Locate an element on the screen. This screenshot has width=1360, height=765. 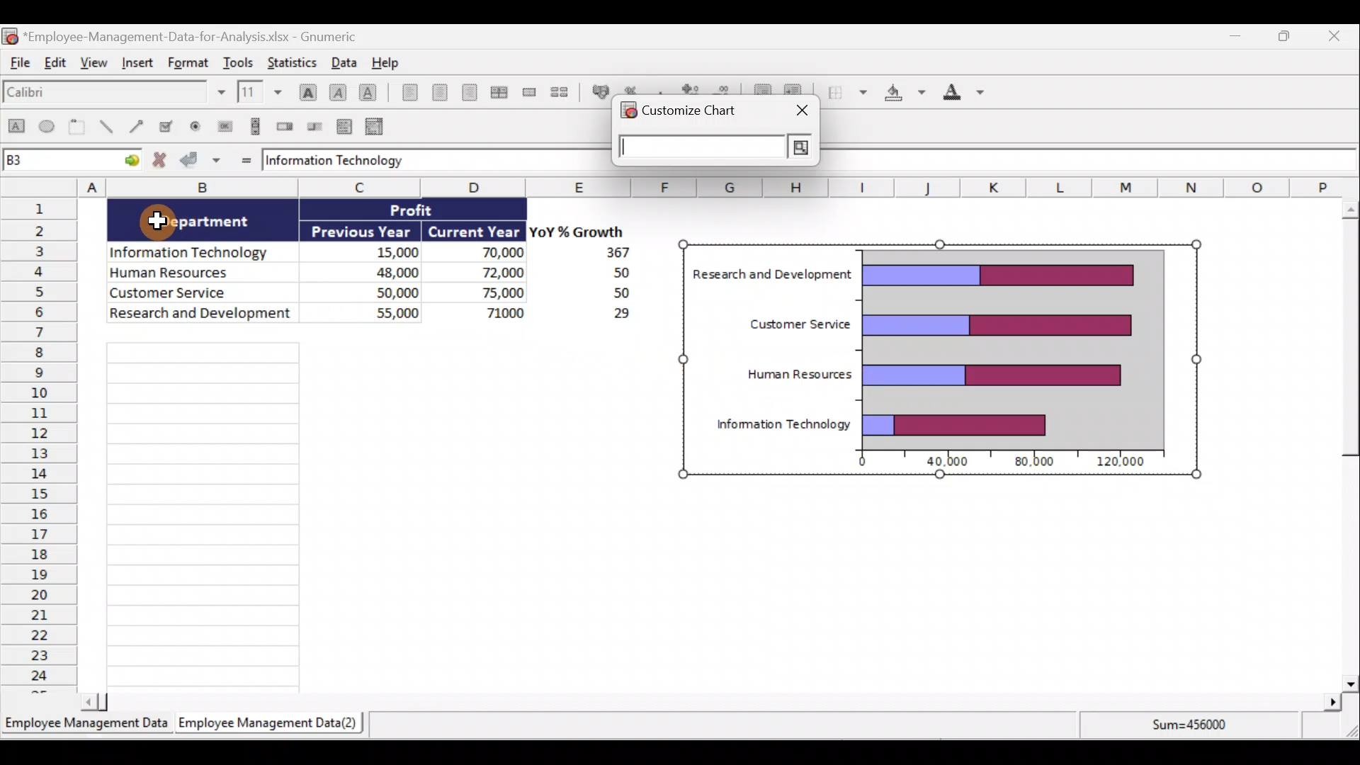
Data is located at coordinates (345, 61).